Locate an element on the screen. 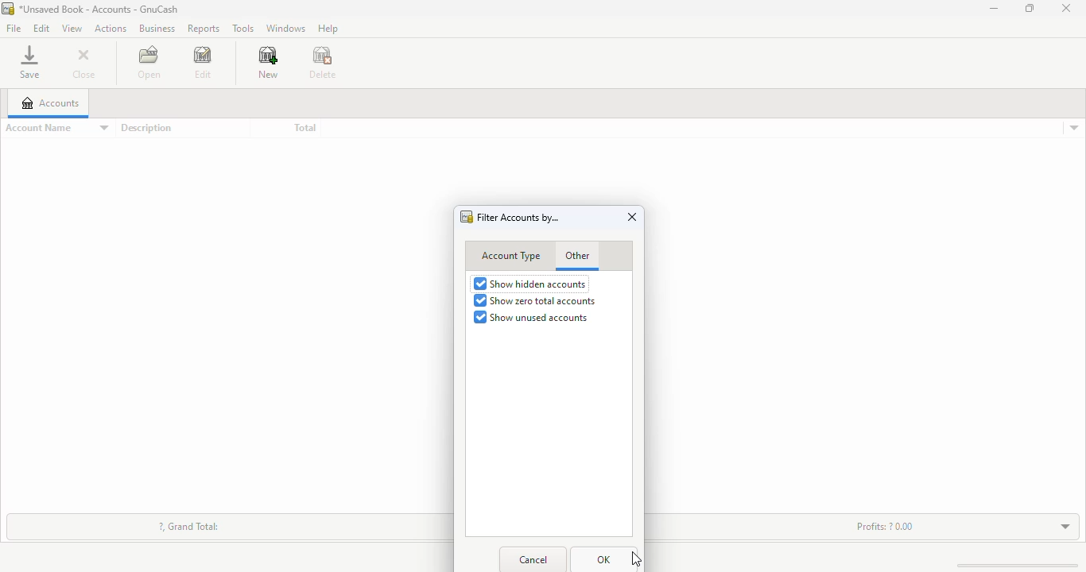  cancel is located at coordinates (535, 560).